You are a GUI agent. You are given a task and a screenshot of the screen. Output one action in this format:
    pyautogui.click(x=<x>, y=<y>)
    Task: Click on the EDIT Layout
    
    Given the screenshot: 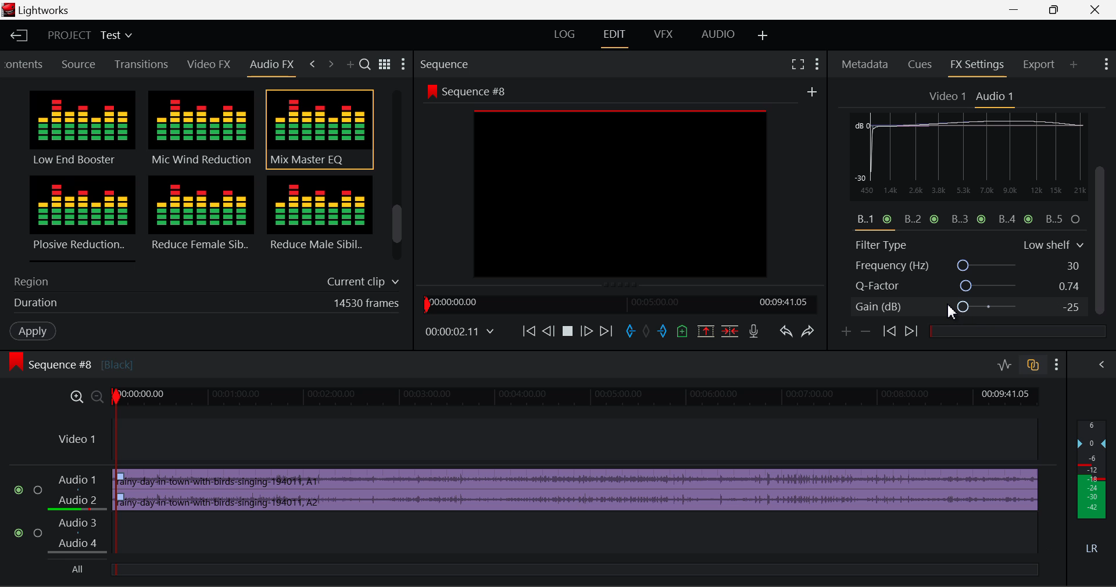 What is the action you would take?
    pyautogui.click(x=618, y=38)
    